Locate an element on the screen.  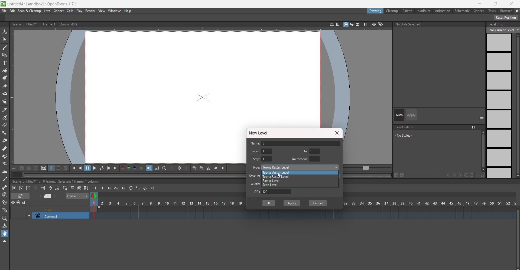
next frame is located at coordinates (109, 168).